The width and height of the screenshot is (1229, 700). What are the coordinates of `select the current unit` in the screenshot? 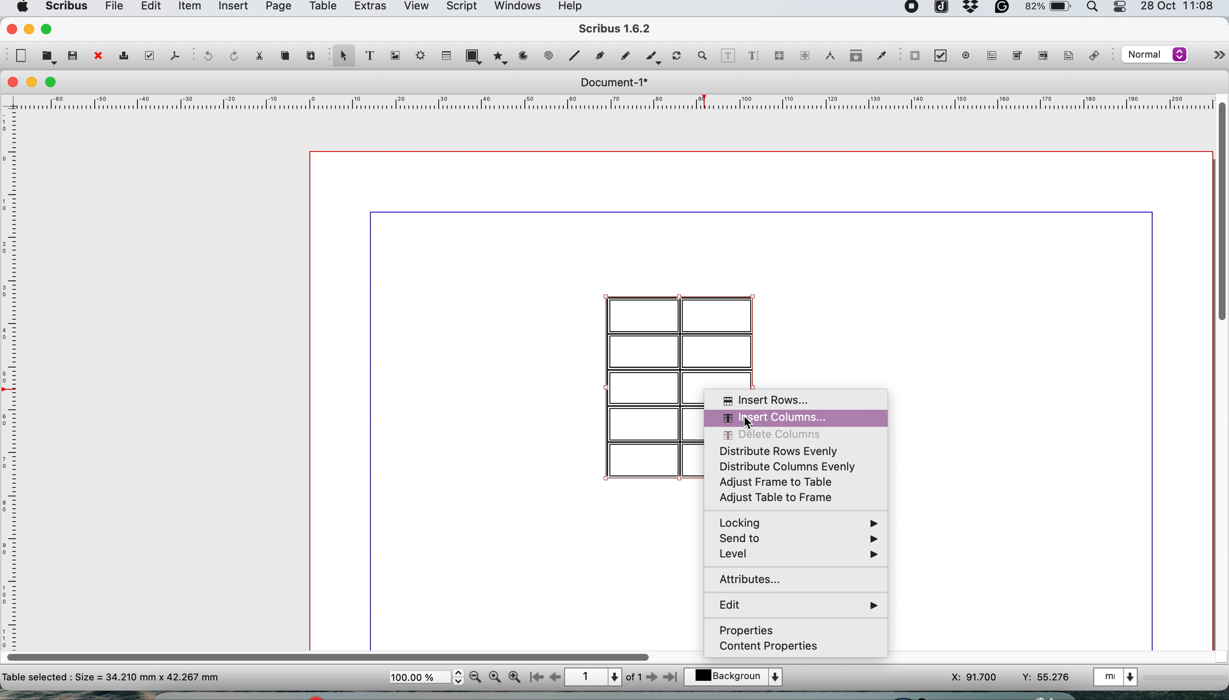 It's located at (1118, 676).